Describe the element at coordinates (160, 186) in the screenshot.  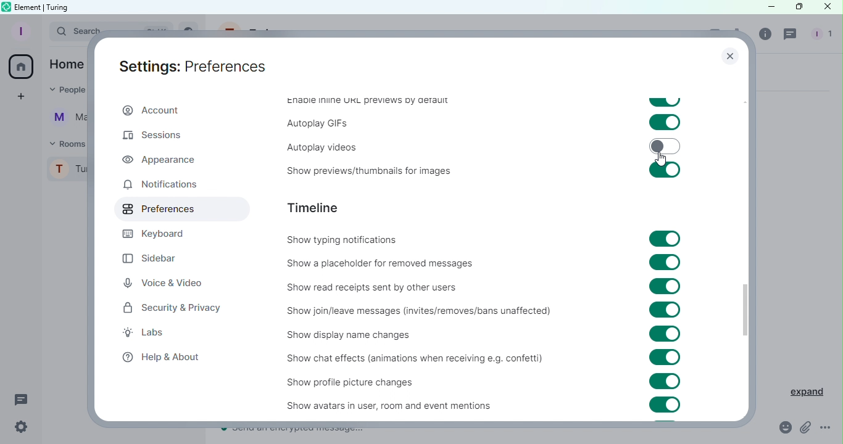
I see `Notifications` at that location.